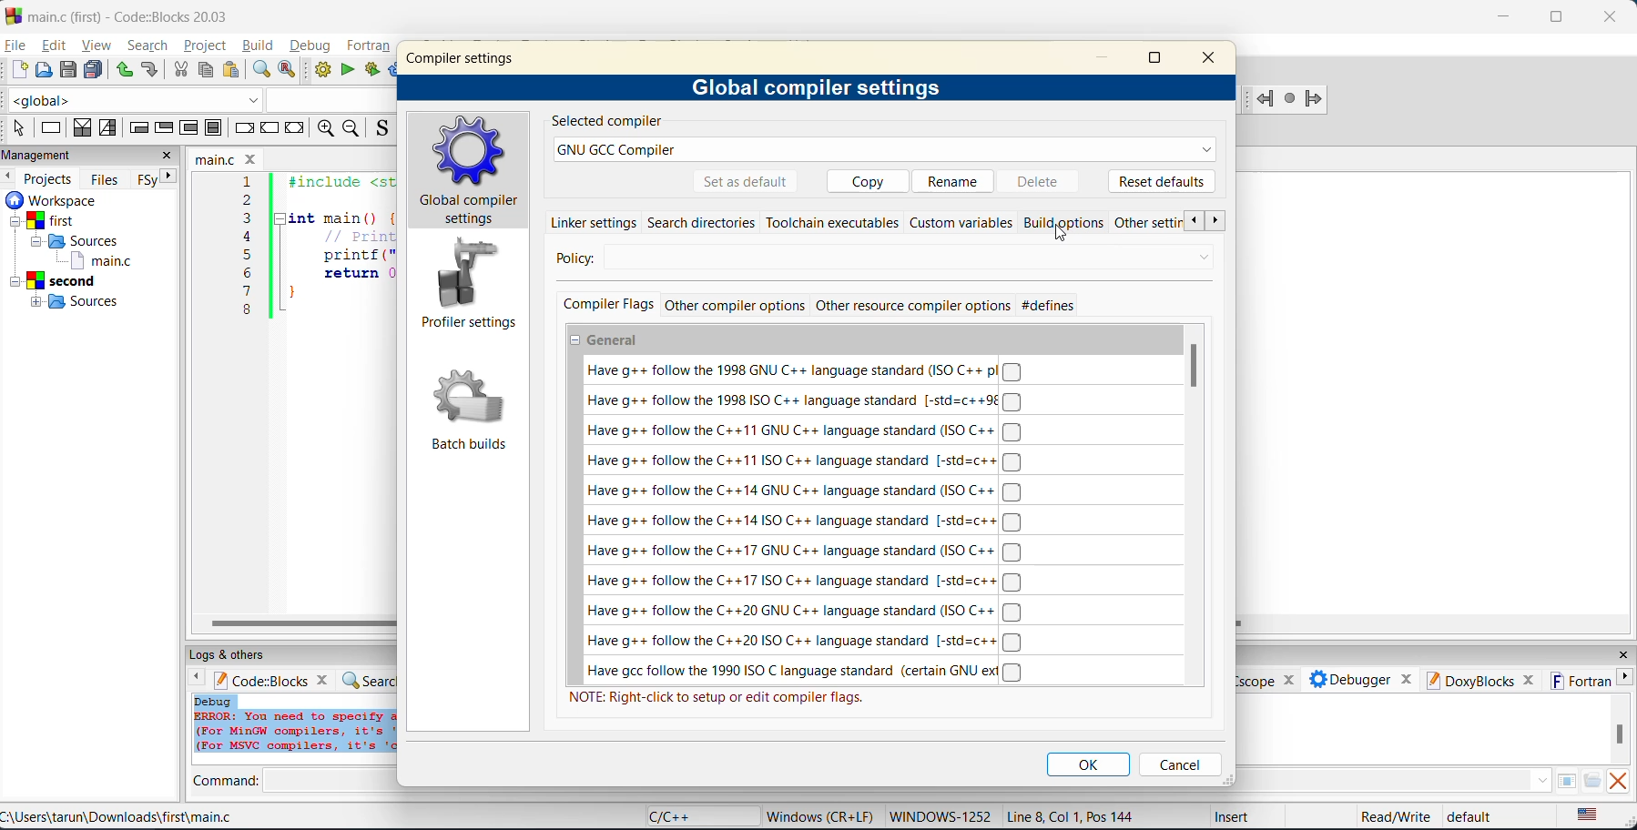 This screenshot has height=830, width=1637. Describe the element at coordinates (803, 400) in the screenshot. I see `Have g++ follow the 1998 ISO C++ language standard [-std=c++9E` at that location.